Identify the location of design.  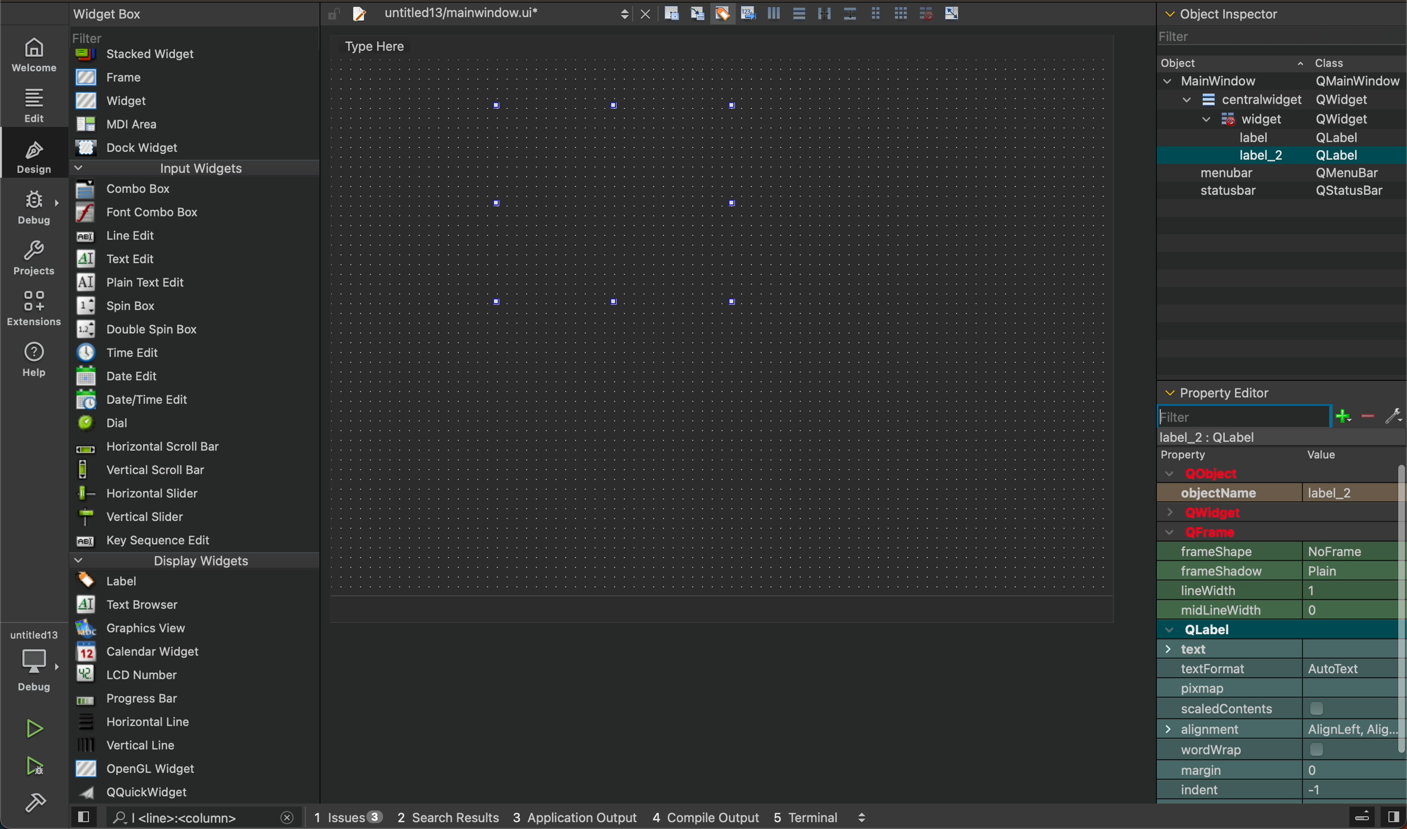
(33, 154).